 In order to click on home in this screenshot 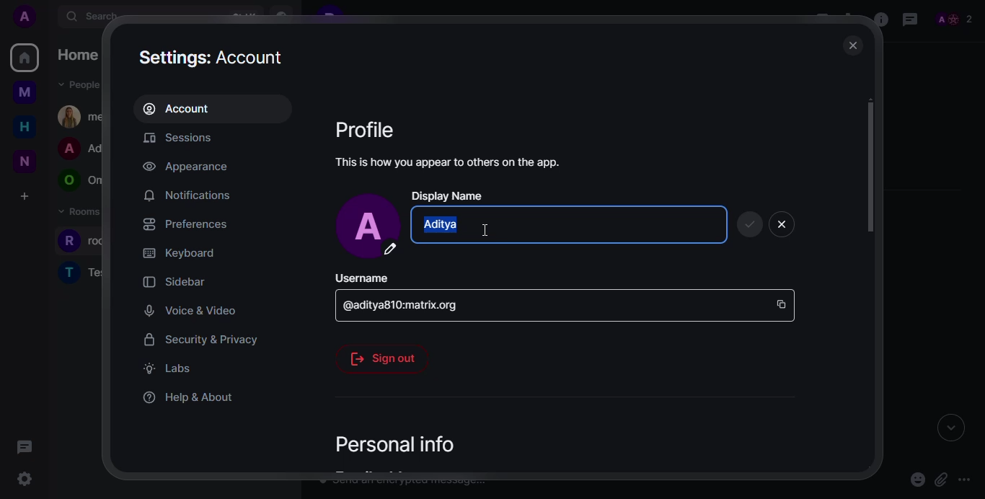, I will do `click(23, 127)`.